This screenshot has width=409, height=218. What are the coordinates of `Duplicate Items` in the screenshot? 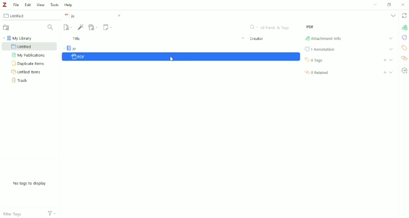 It's located at (28, 63).